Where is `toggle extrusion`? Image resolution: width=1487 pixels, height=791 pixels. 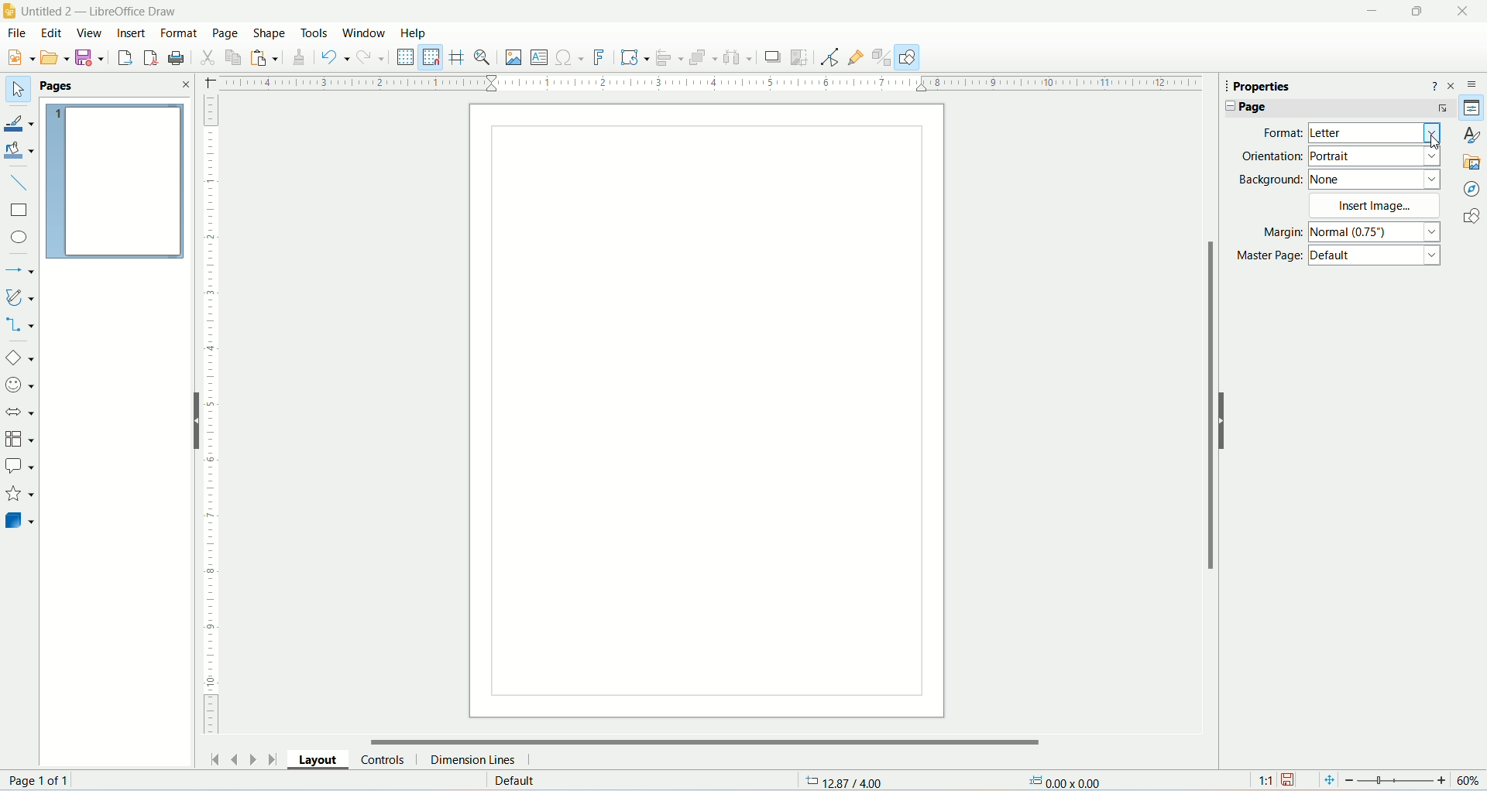 toggle extrusion is located at coordinates (882, 59).